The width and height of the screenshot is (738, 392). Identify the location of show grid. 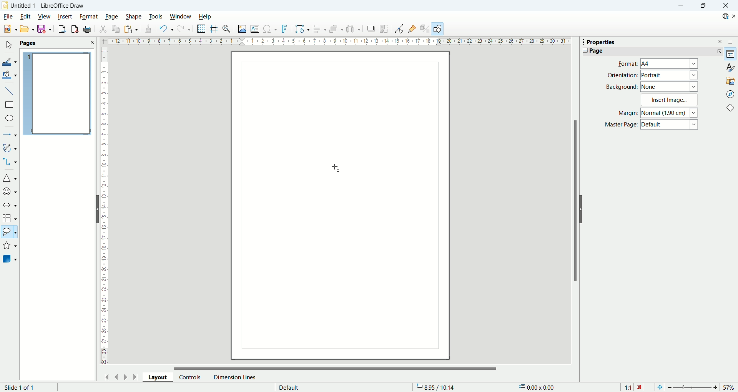
(201, 29).